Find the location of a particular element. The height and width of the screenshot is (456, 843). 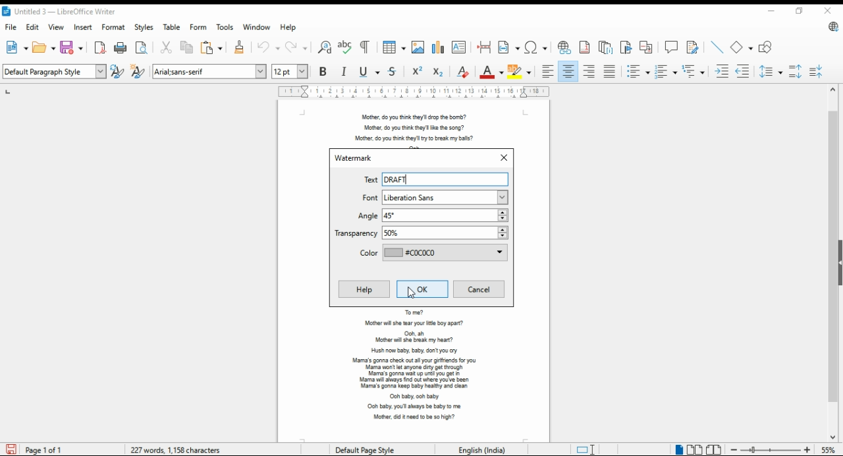

font size is located at coordinates (291, 71).